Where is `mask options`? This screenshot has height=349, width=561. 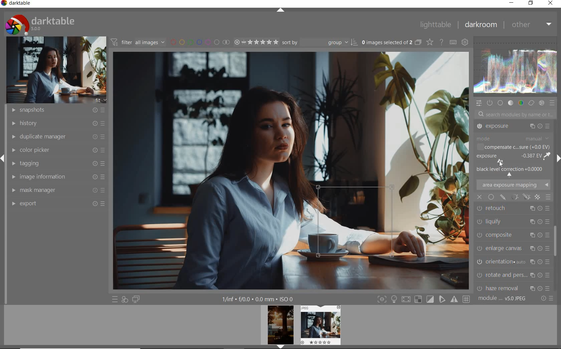 mask options is located at coordinates (520, 197).